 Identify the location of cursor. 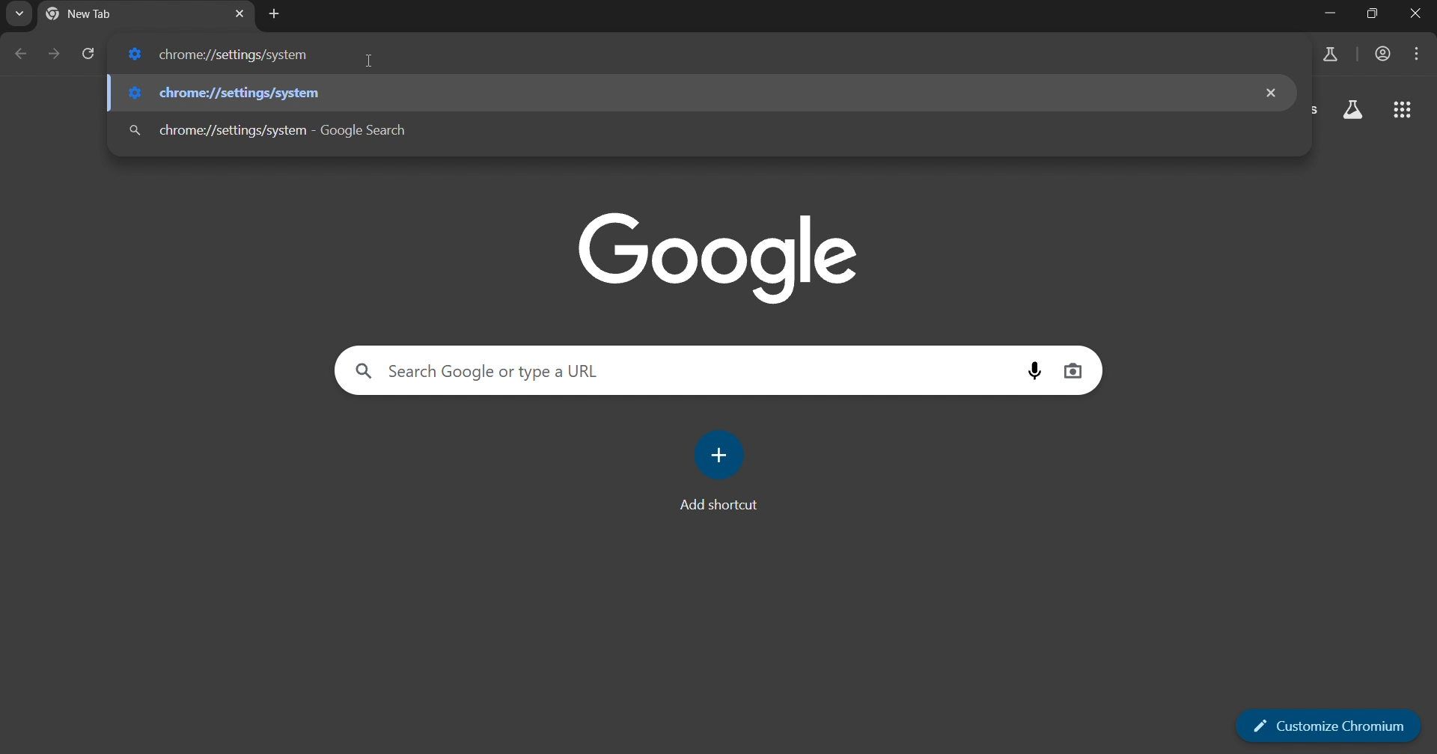
(370, 63).